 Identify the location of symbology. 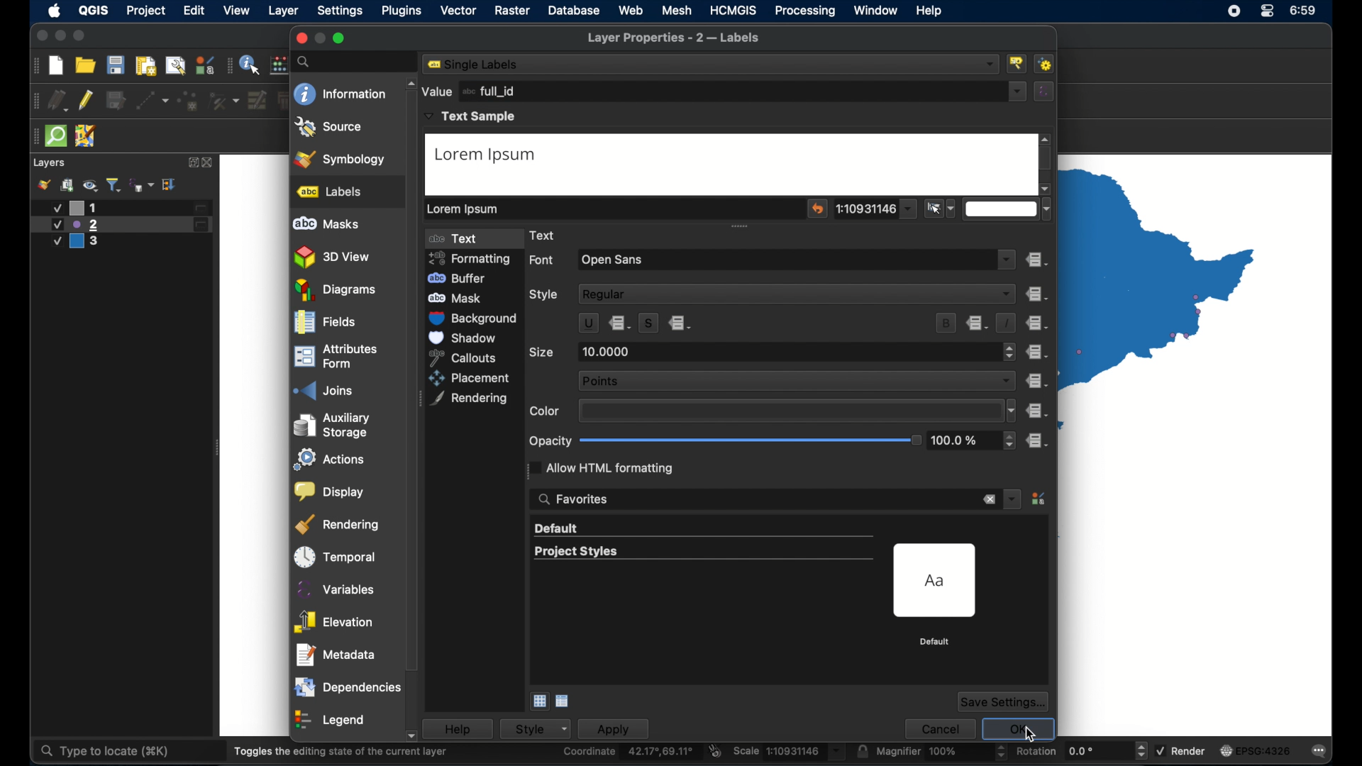
(341, 158).